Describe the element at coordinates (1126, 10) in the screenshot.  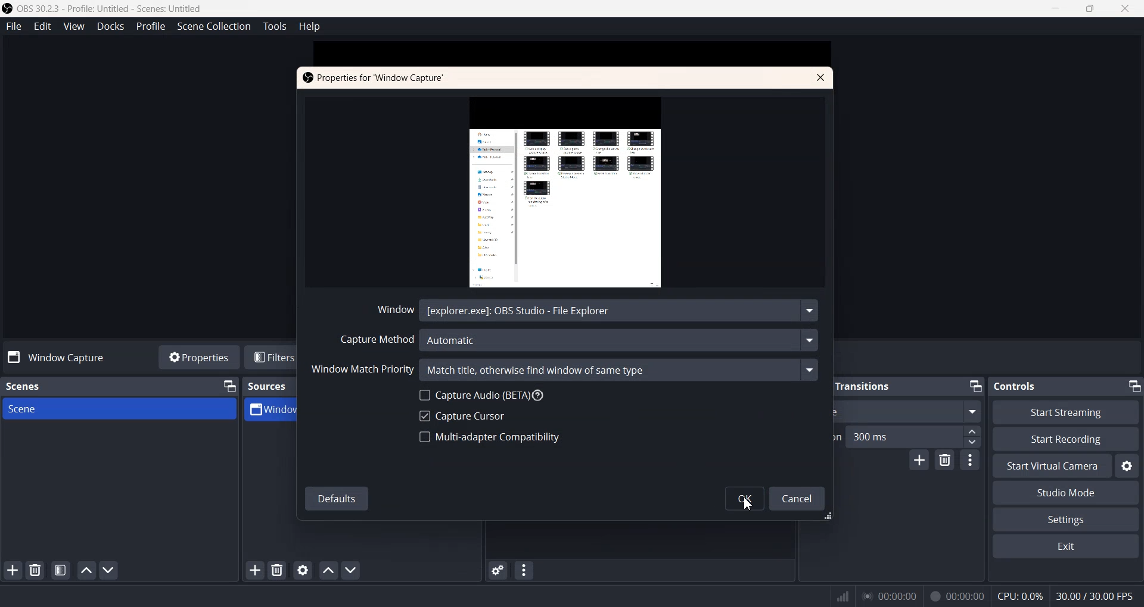
I see `Close` at that location.